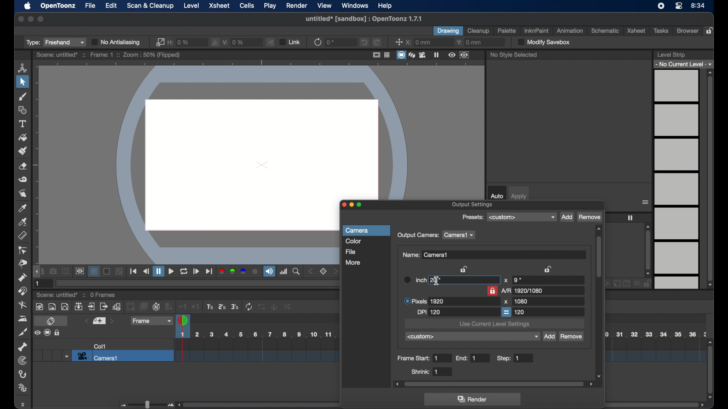  Describe the element at coordinates (521, 301) in the screenshot. I see `1080` at that location.